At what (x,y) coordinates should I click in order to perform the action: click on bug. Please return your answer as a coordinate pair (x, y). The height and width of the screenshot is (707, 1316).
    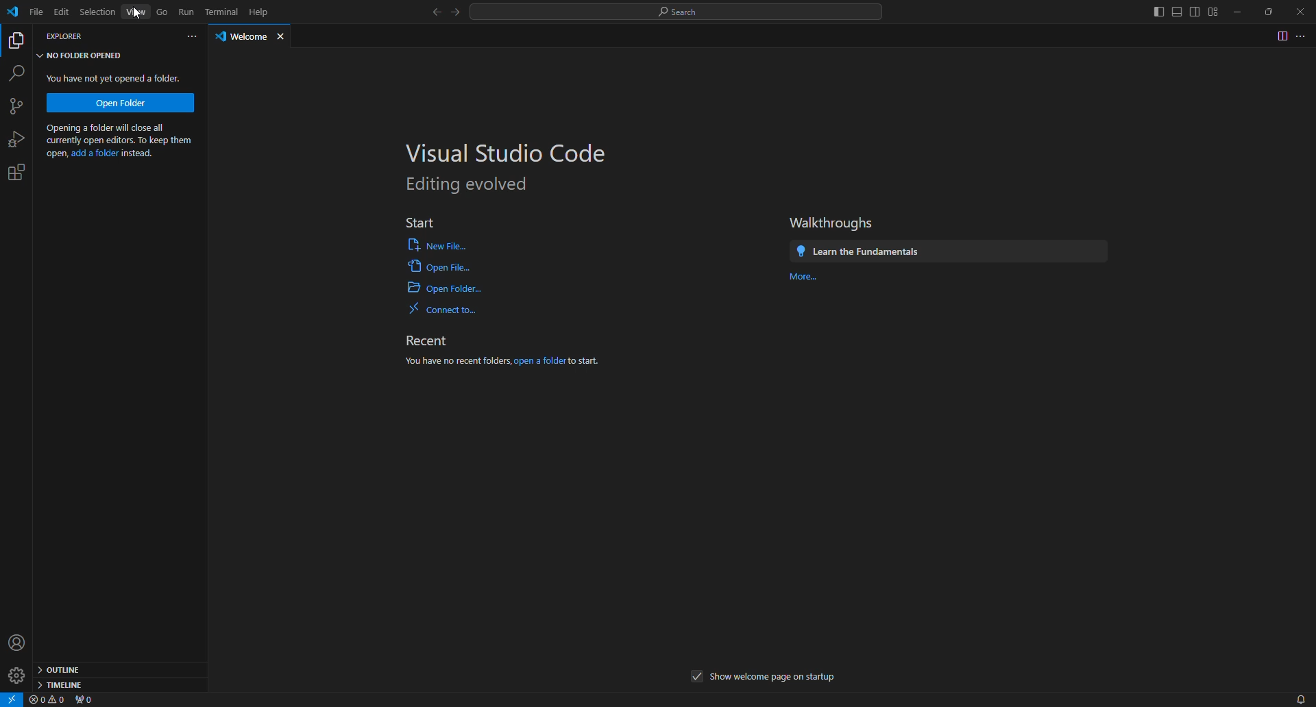
    Looking at the image, I should click on (14, 136).